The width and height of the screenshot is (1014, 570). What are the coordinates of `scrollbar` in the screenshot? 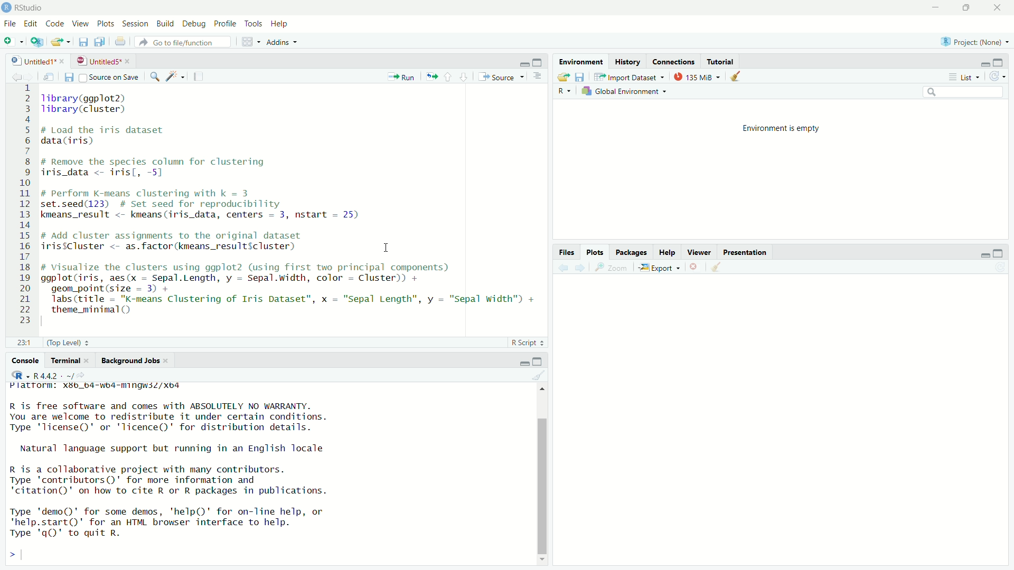 It's located at (543, 484).